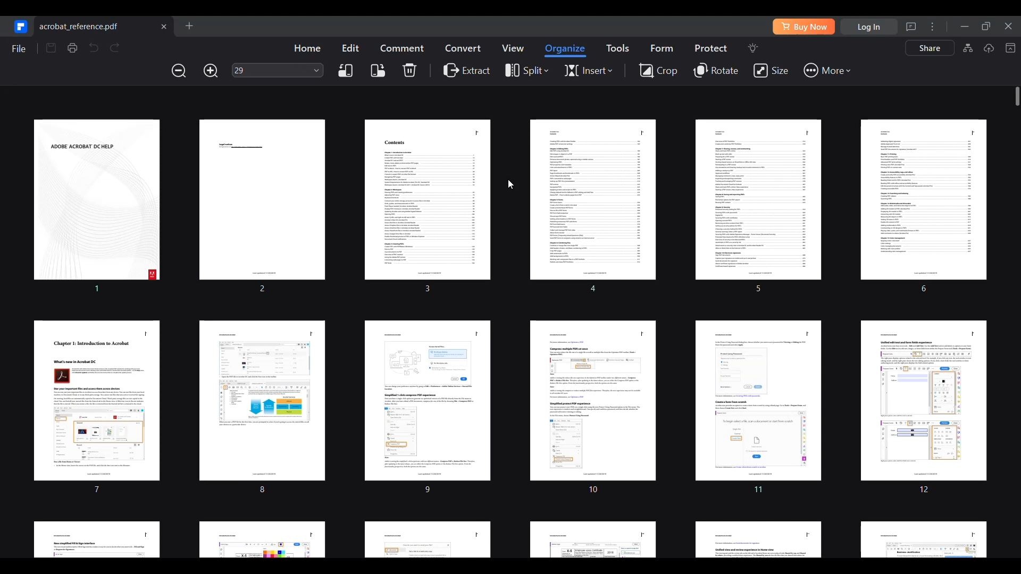 The height and width of the screenshot is (574, 1021). What do you see at coordinates (930, 48) in the screenshot?
I see `Share` at bounding box center [930, 48].